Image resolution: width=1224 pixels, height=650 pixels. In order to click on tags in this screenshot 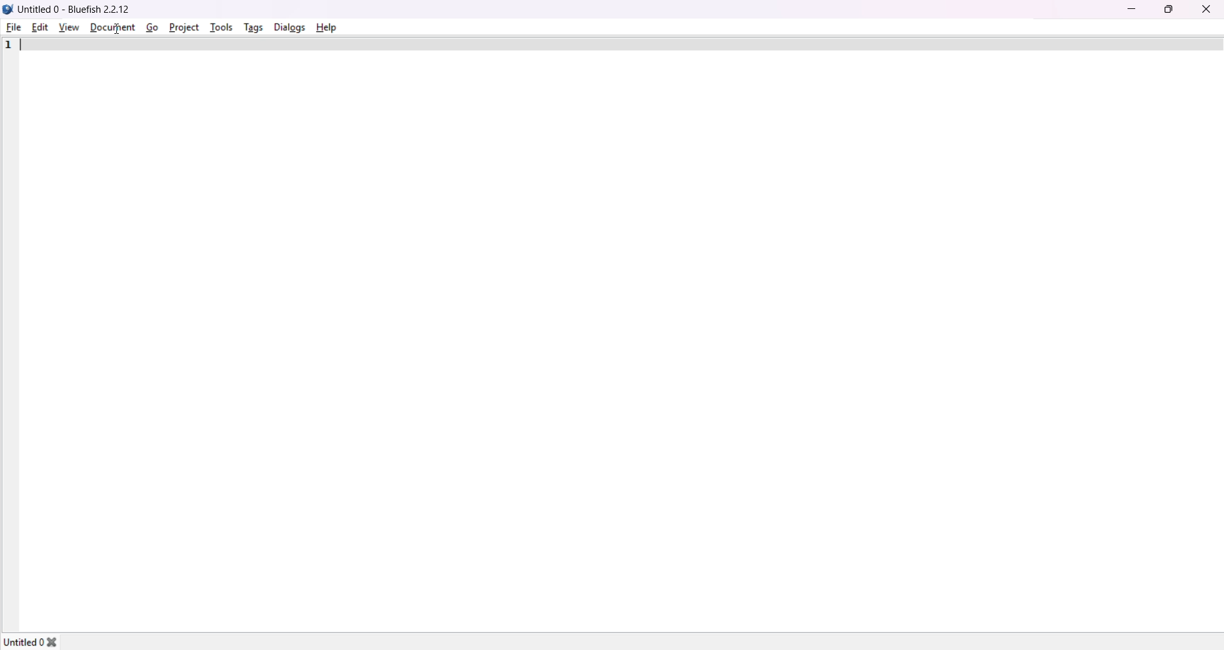, I will do `click(252, 27)`.